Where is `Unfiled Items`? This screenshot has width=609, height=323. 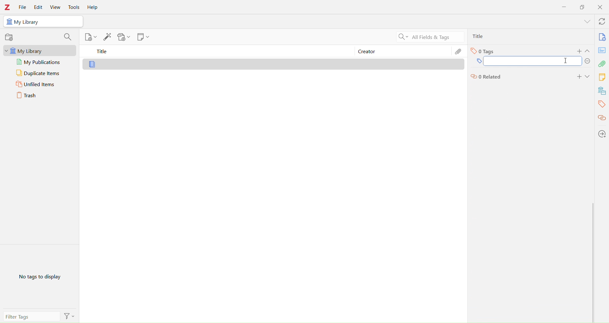 Unfiled Items is located at coordinates (37, 85).